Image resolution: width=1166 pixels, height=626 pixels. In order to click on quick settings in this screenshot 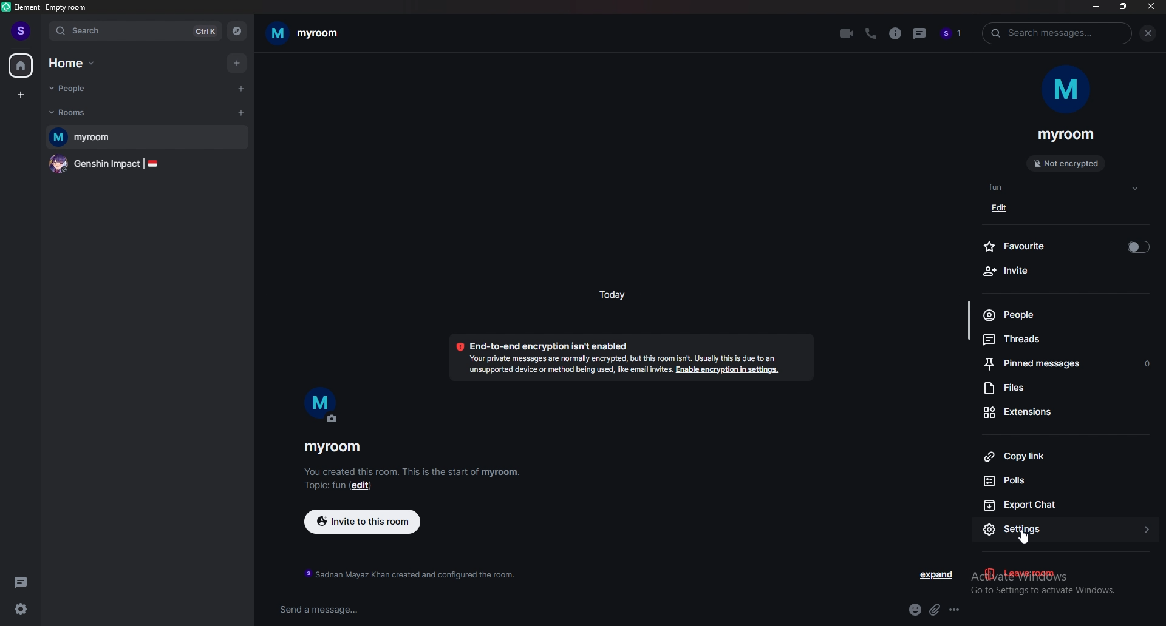, I will do `click(21, 609)`.